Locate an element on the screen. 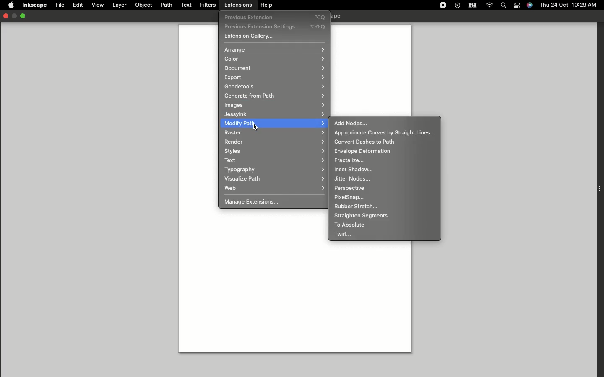 This screenshot has width=604, height=377. Export is located at coordinates (275, 77).